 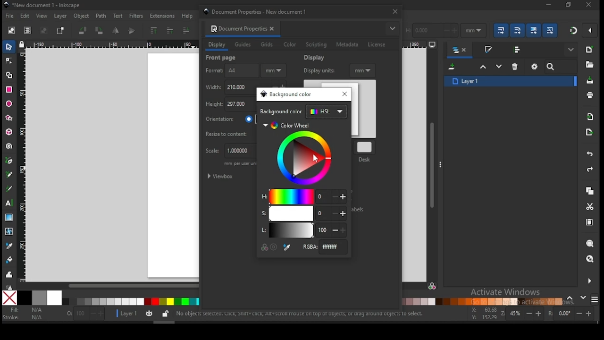 I want to click on black, so click(x=25, y=298).